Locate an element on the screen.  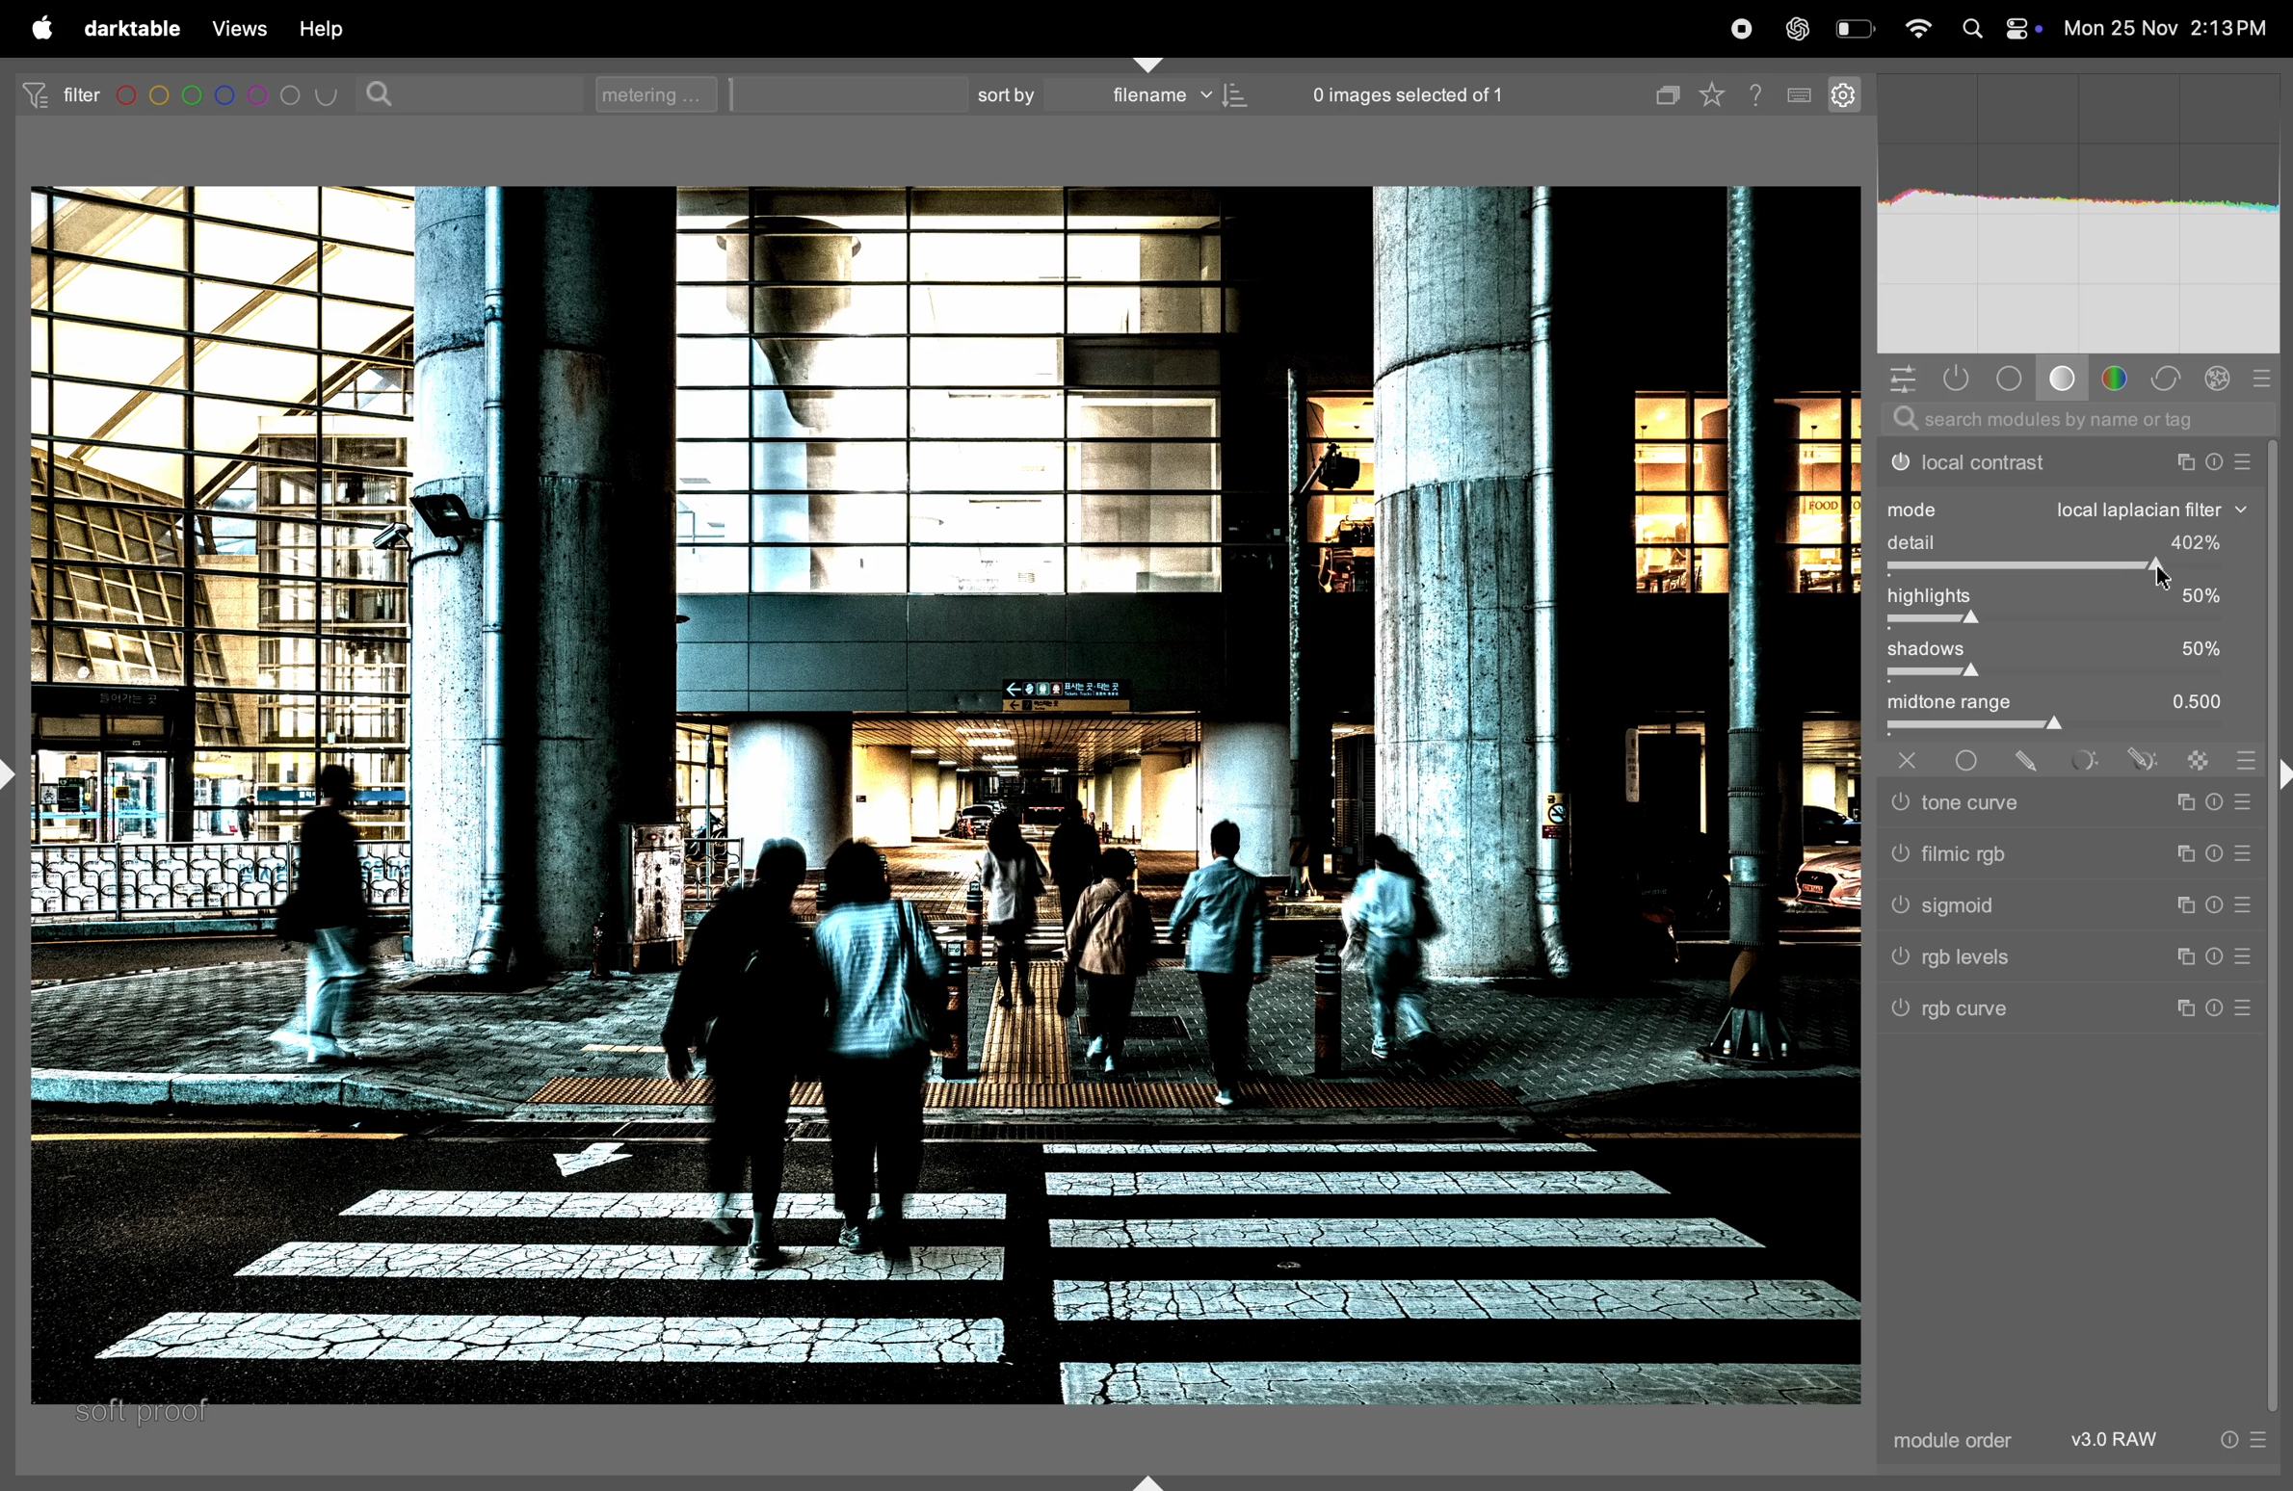
preset is located at coordinates (2238, 908).